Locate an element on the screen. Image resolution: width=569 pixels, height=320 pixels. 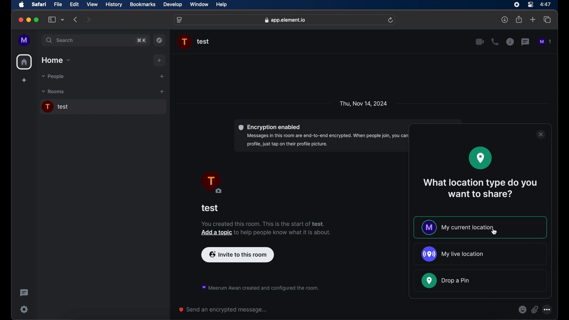
share is located at coordinates (519, 20).